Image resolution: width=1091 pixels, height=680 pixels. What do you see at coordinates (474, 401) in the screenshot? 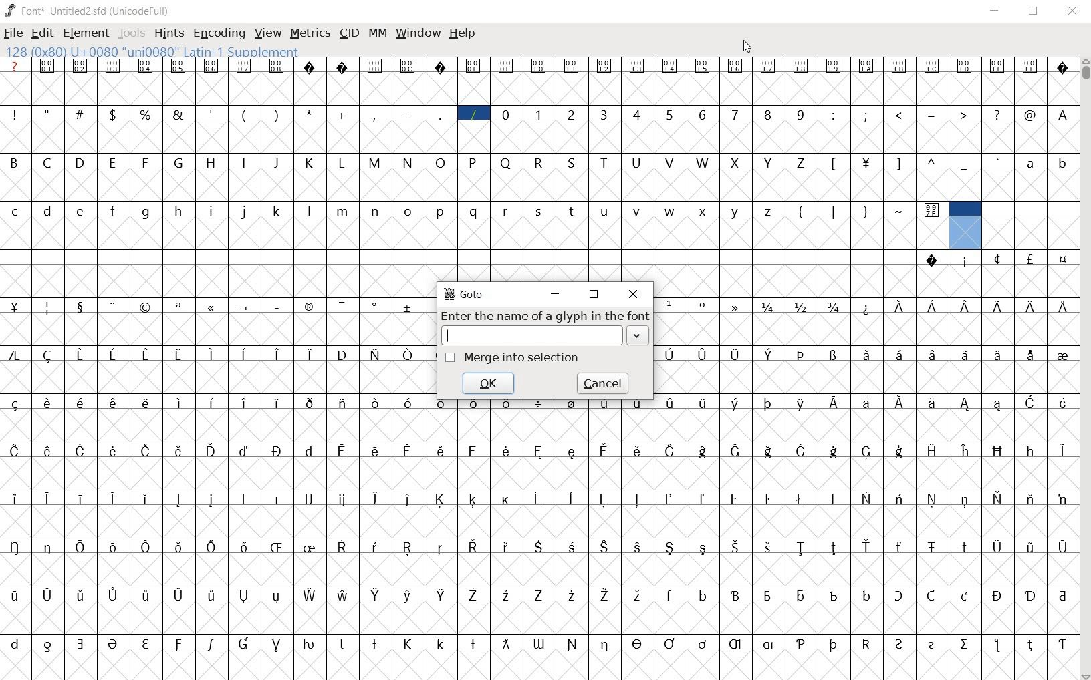
I see `Symbol` at bounding box center [474, 401].